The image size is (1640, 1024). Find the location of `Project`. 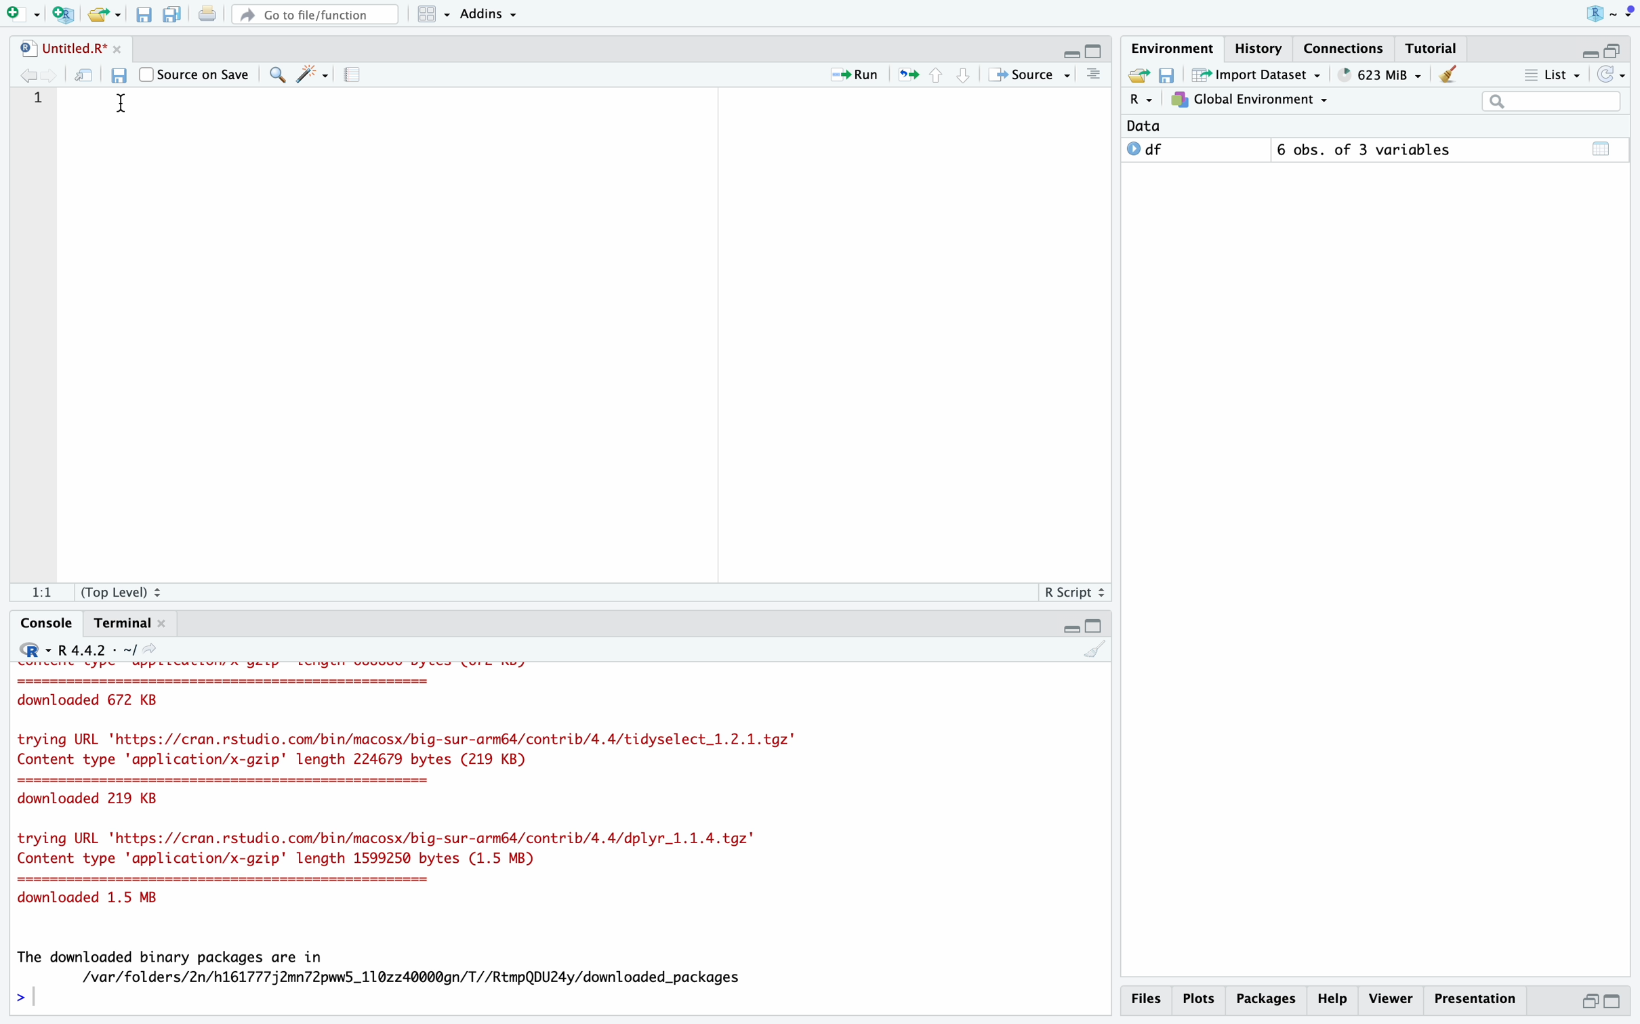

Project is located at coordinates (1609, 14).